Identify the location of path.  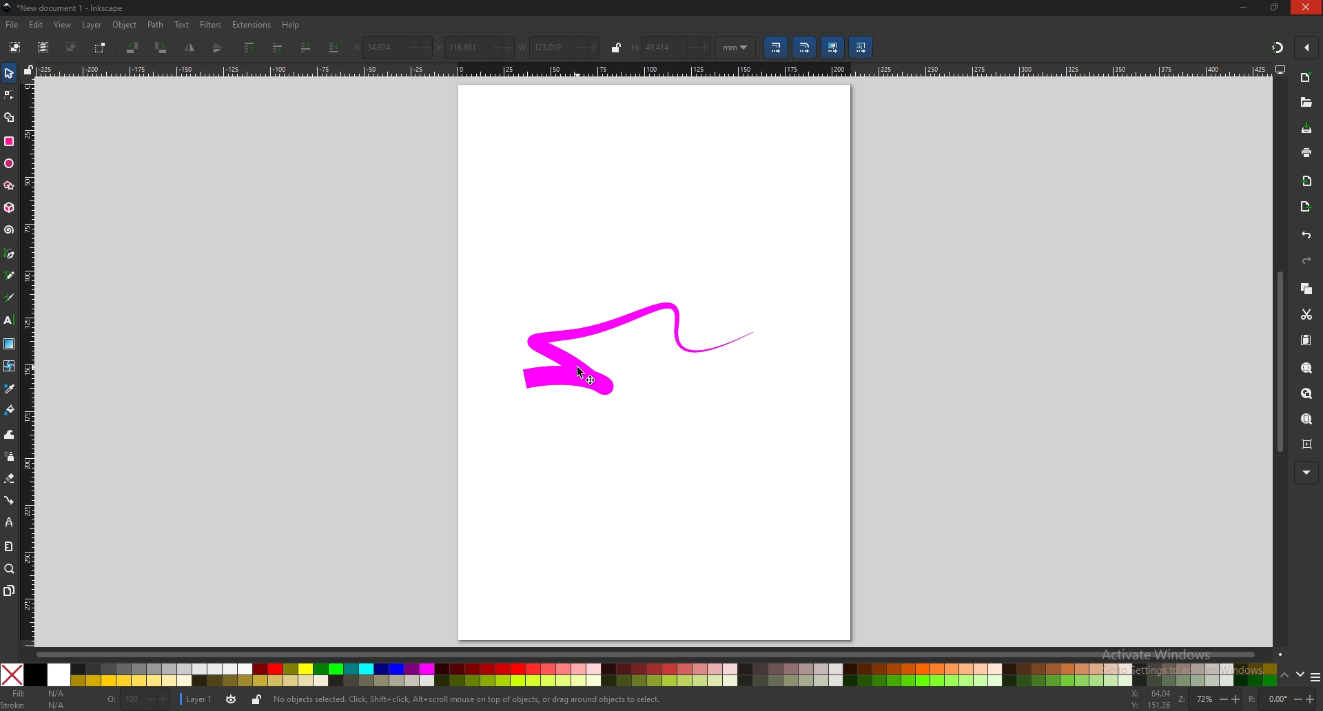
(155, 23).